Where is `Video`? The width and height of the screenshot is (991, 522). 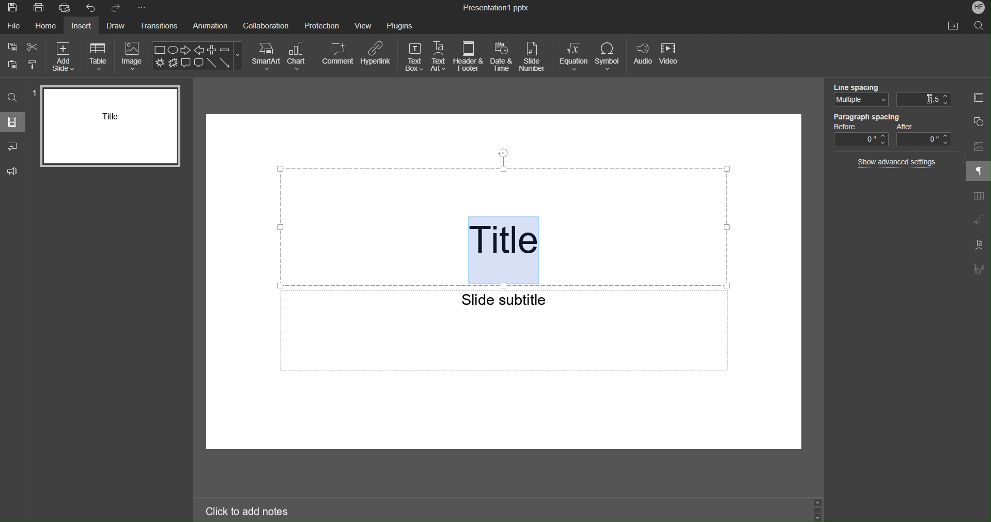 Video is located at coordinates (672, 58).